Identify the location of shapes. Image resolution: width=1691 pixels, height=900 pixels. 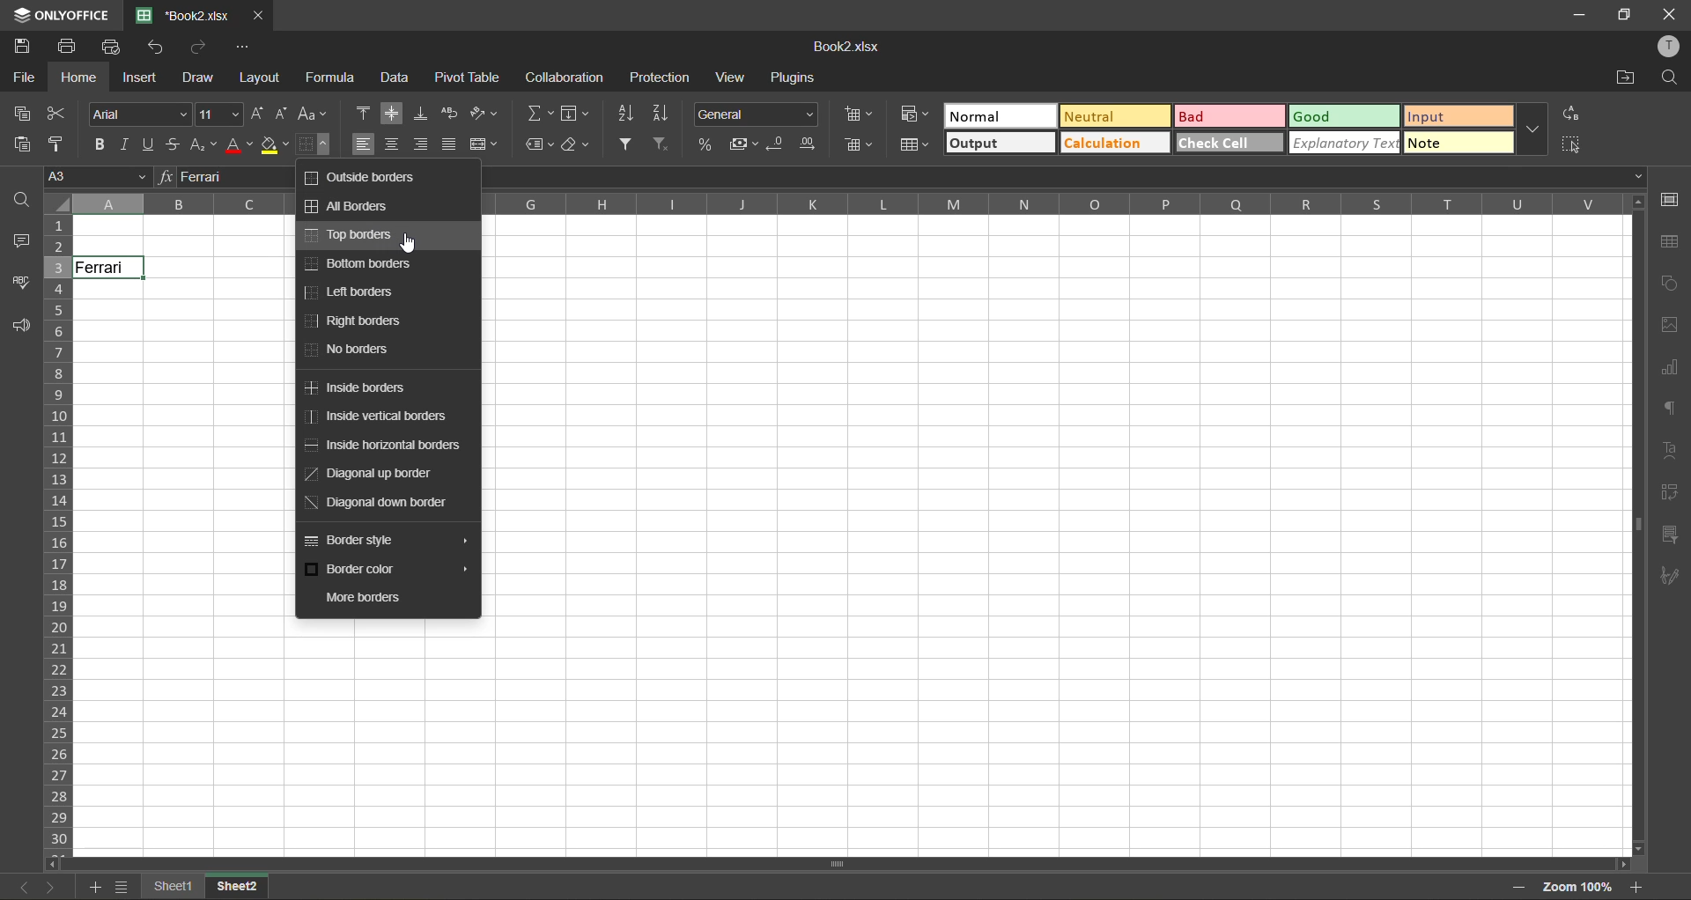
(1672, 282).